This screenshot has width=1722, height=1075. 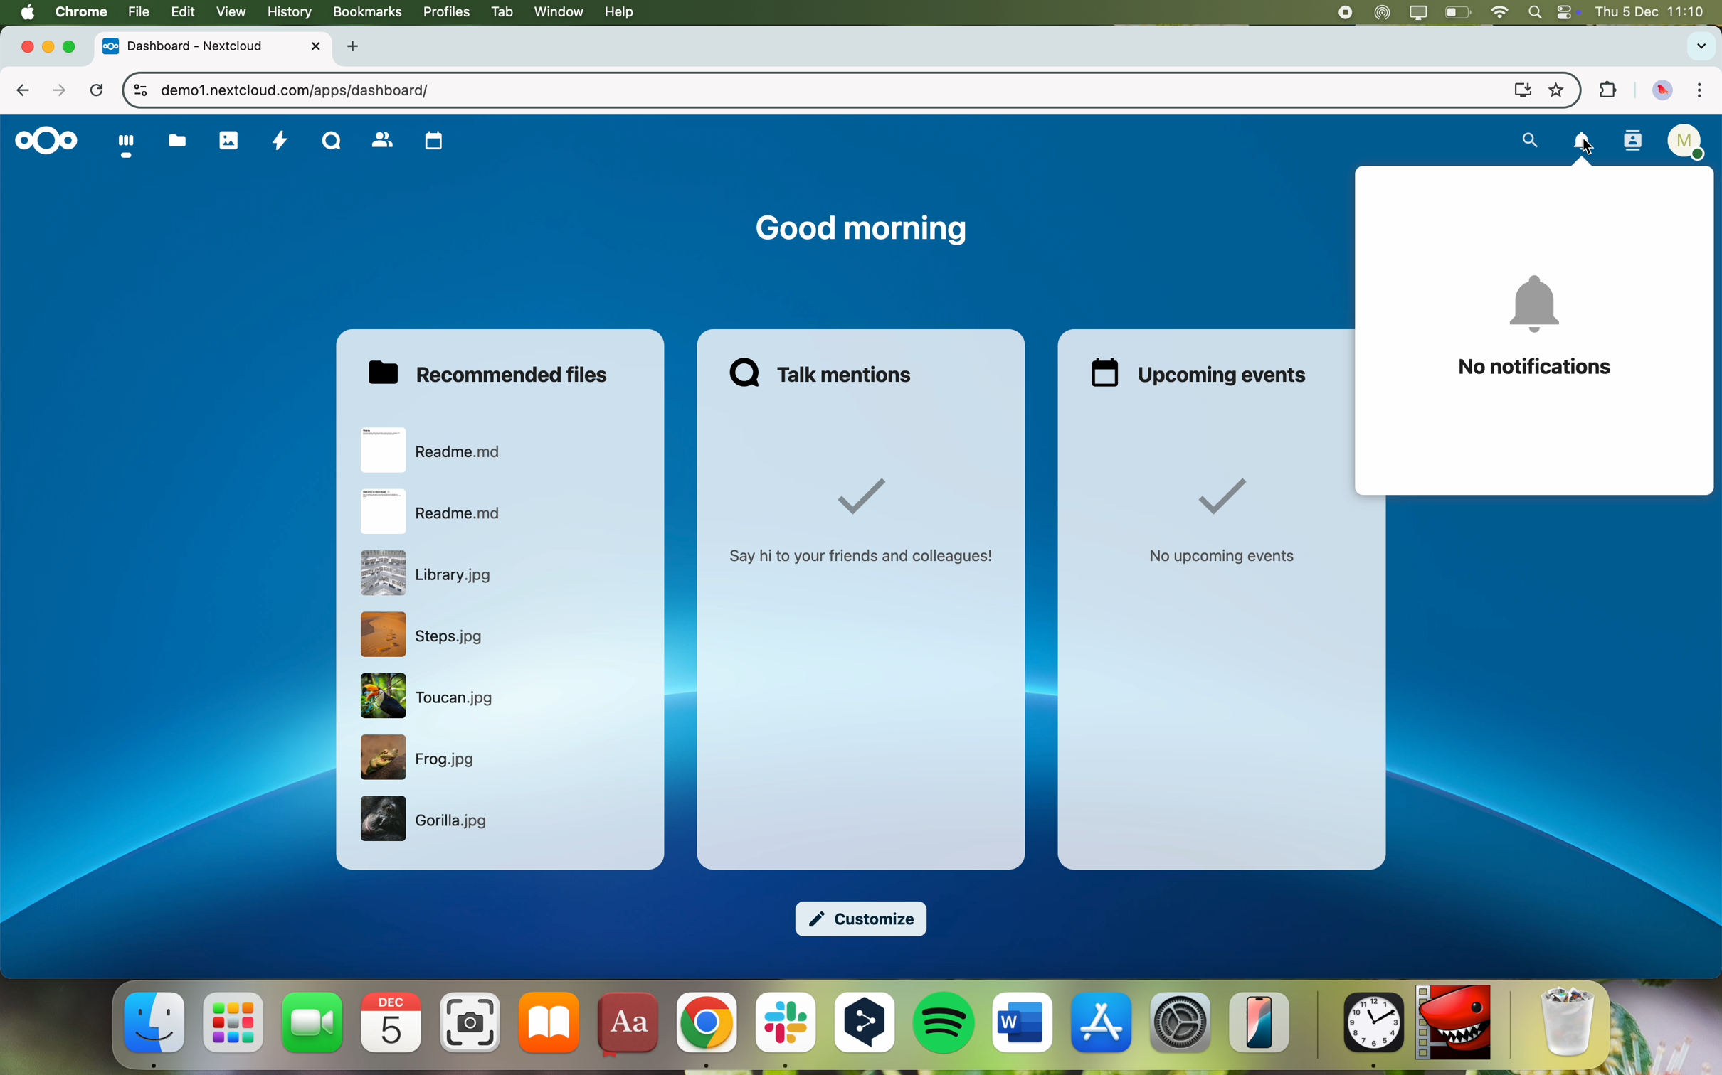 What do you see at coordinates (422, 759) in the screenshot?
I see `file` at bounding box center [422, 759].